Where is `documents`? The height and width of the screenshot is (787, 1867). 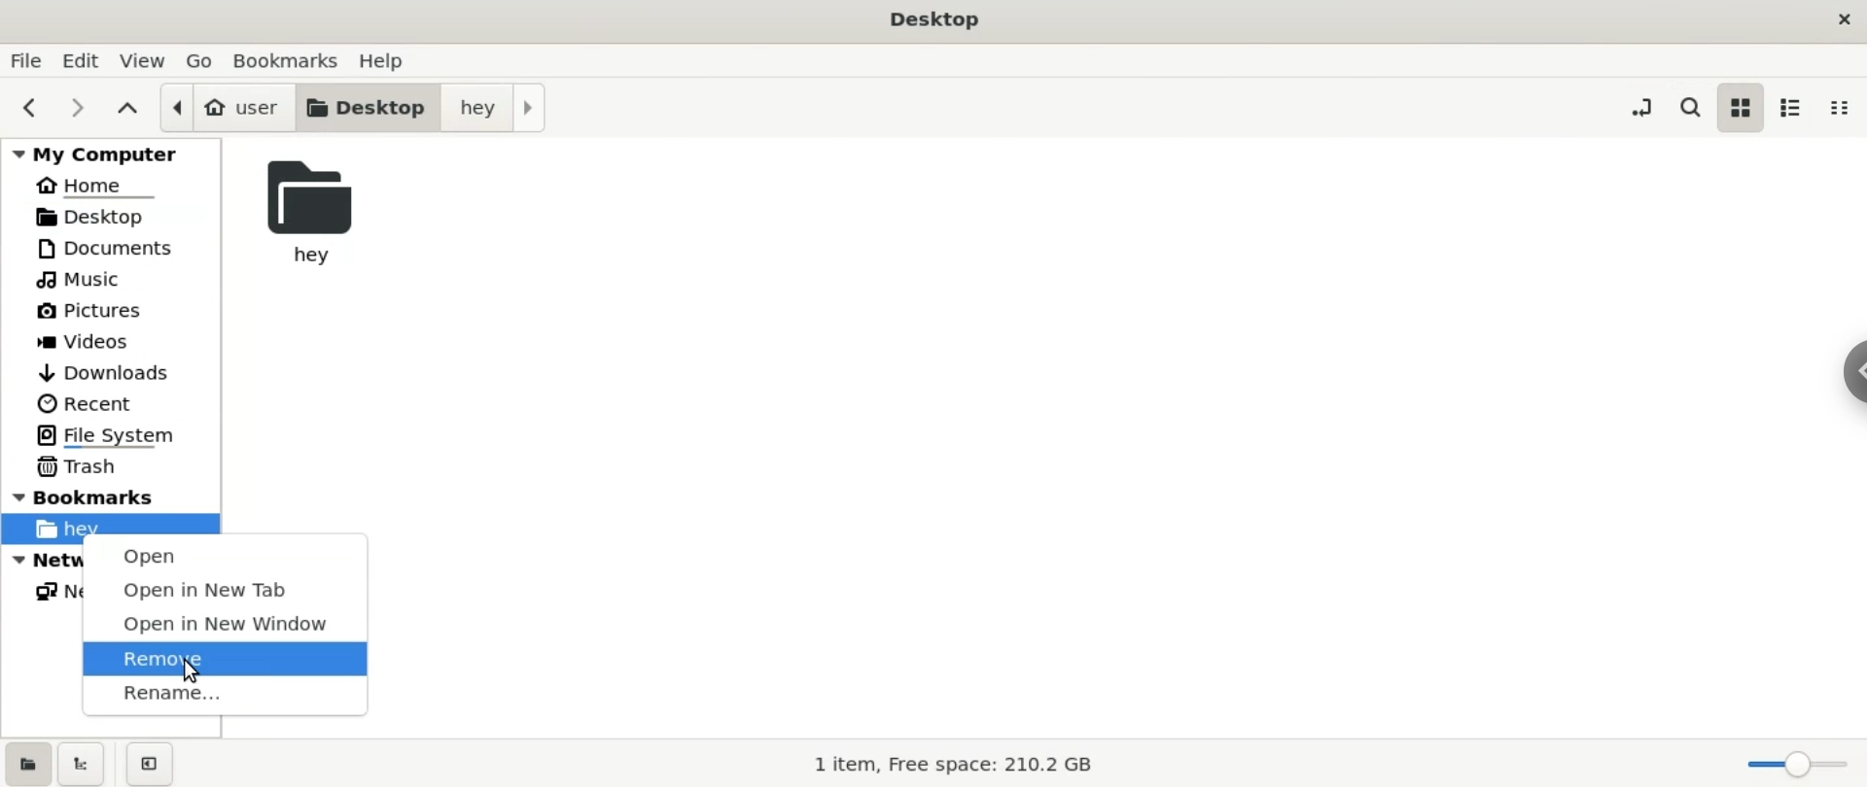
documents is located at coordinates (108, 249).